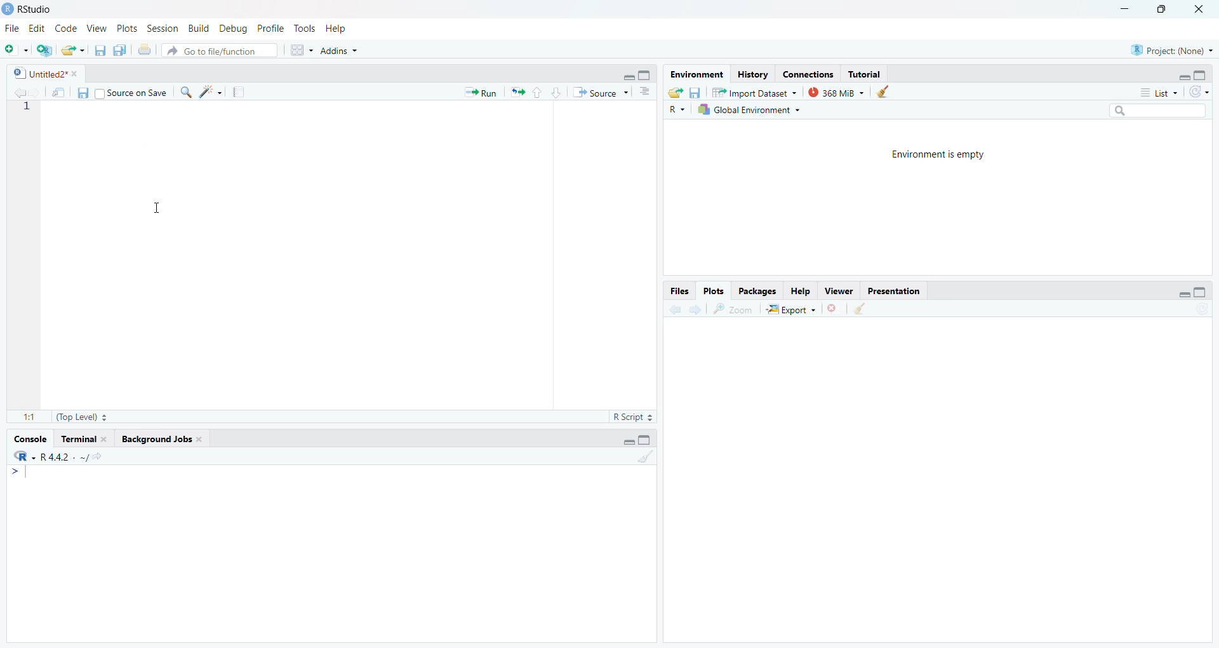 This screenshot has width=1219, height=648. What do you see at coordinates (734, 311) in the screenshot?
I see `zoom` at bounding box center [734, 311].